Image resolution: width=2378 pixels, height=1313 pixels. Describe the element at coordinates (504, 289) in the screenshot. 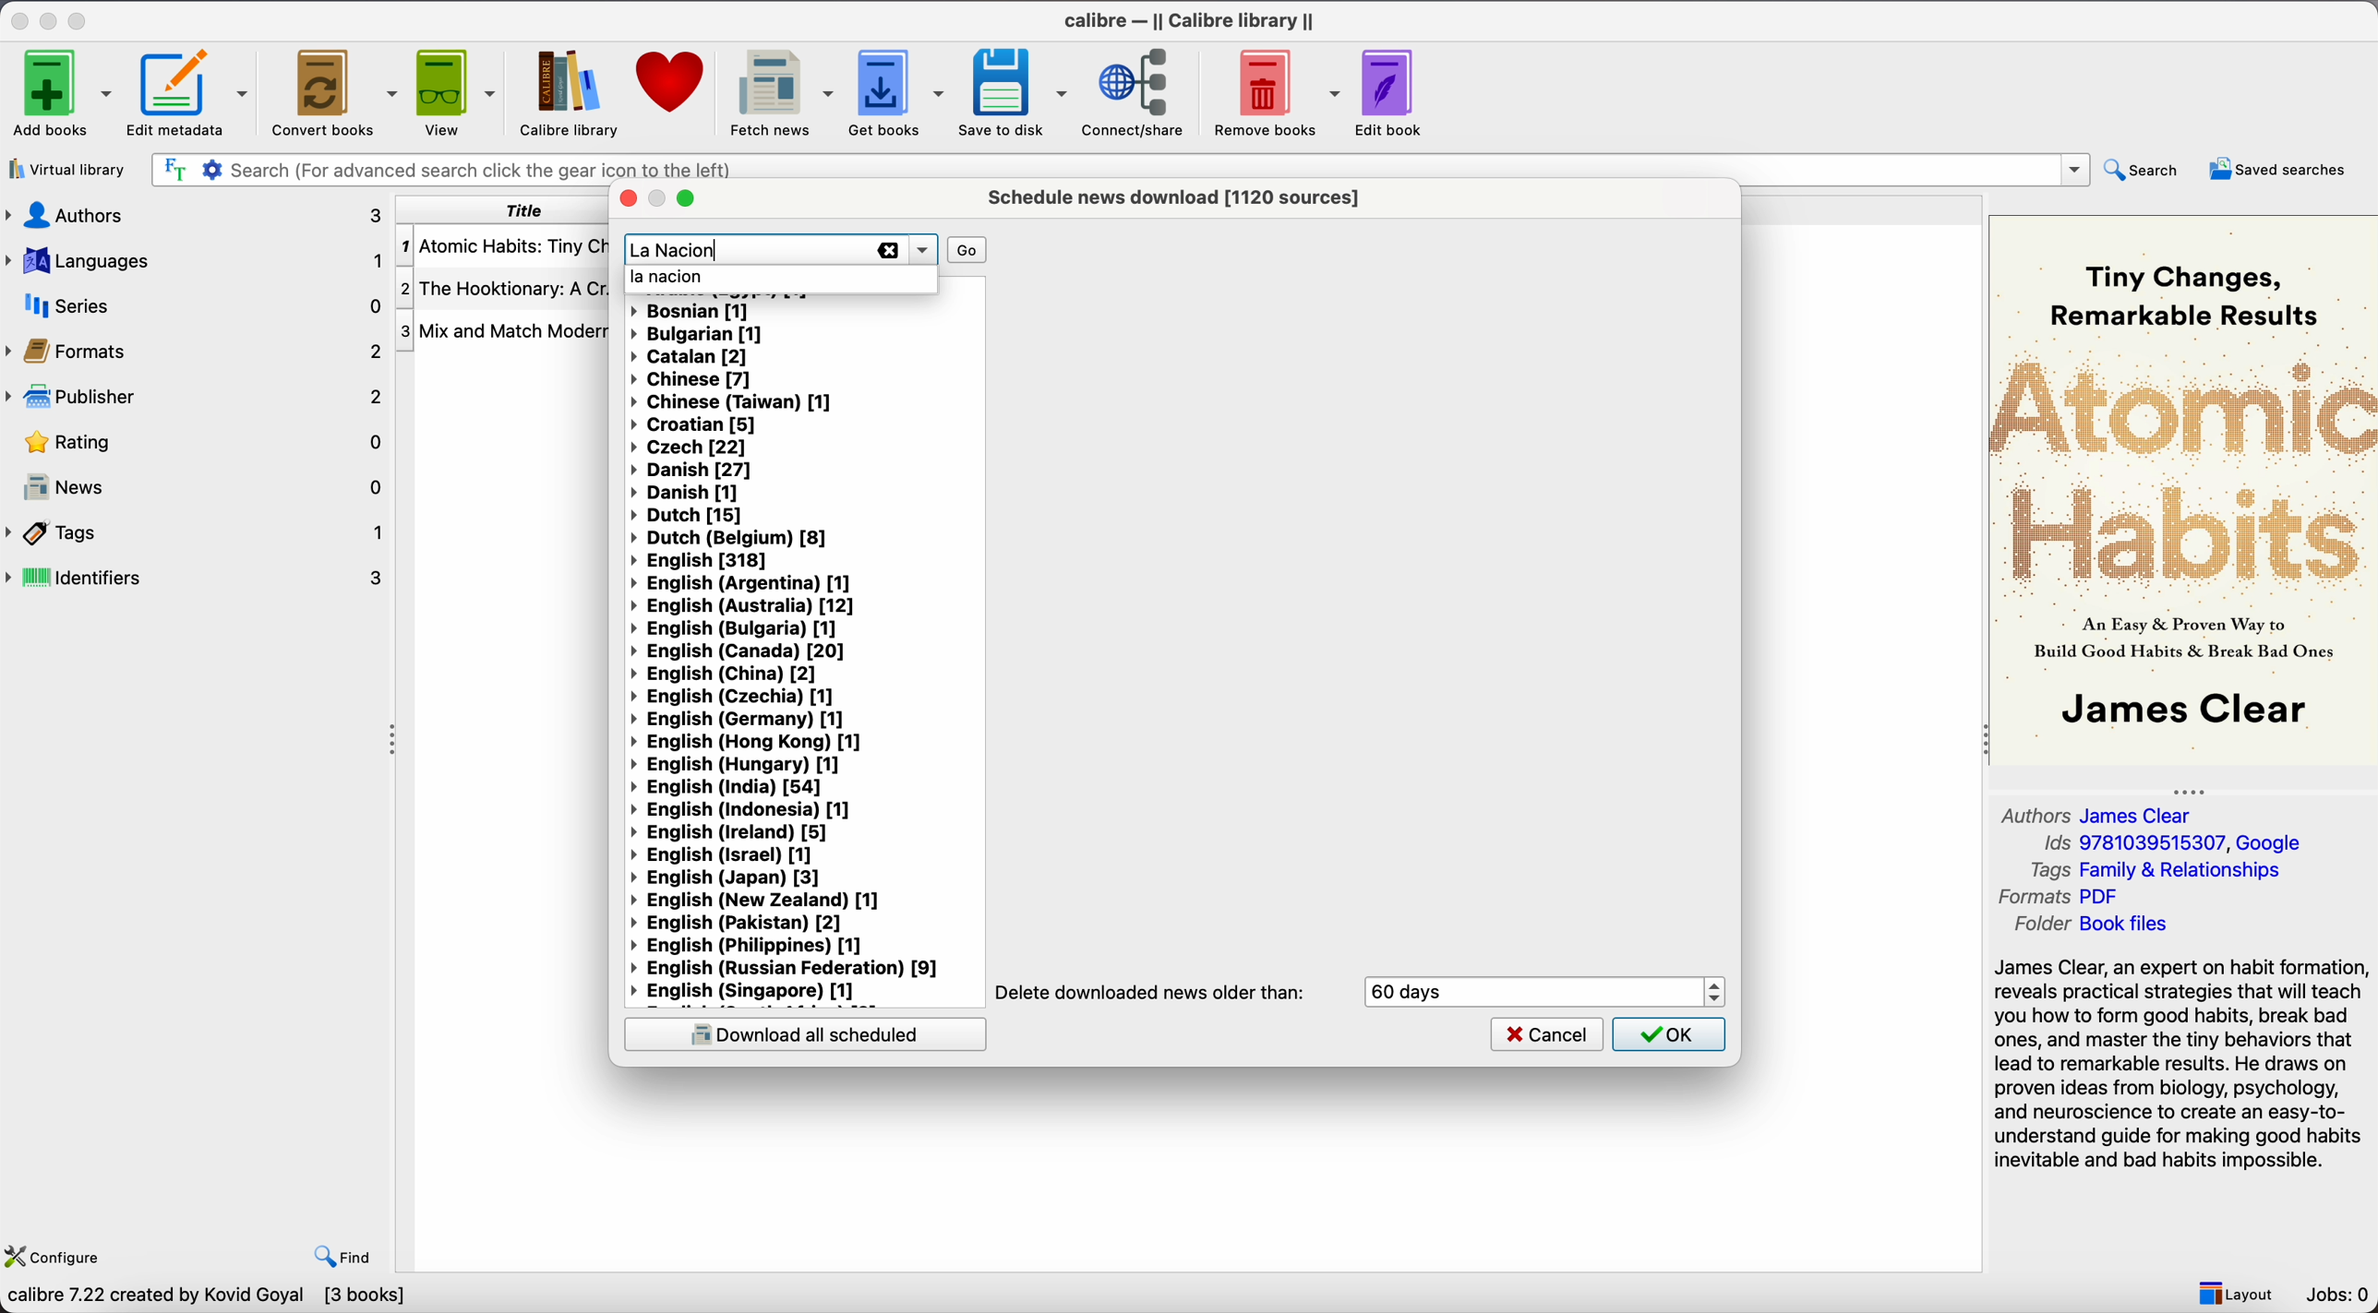

I see `The Hooktionary: A Cr...` at that location.